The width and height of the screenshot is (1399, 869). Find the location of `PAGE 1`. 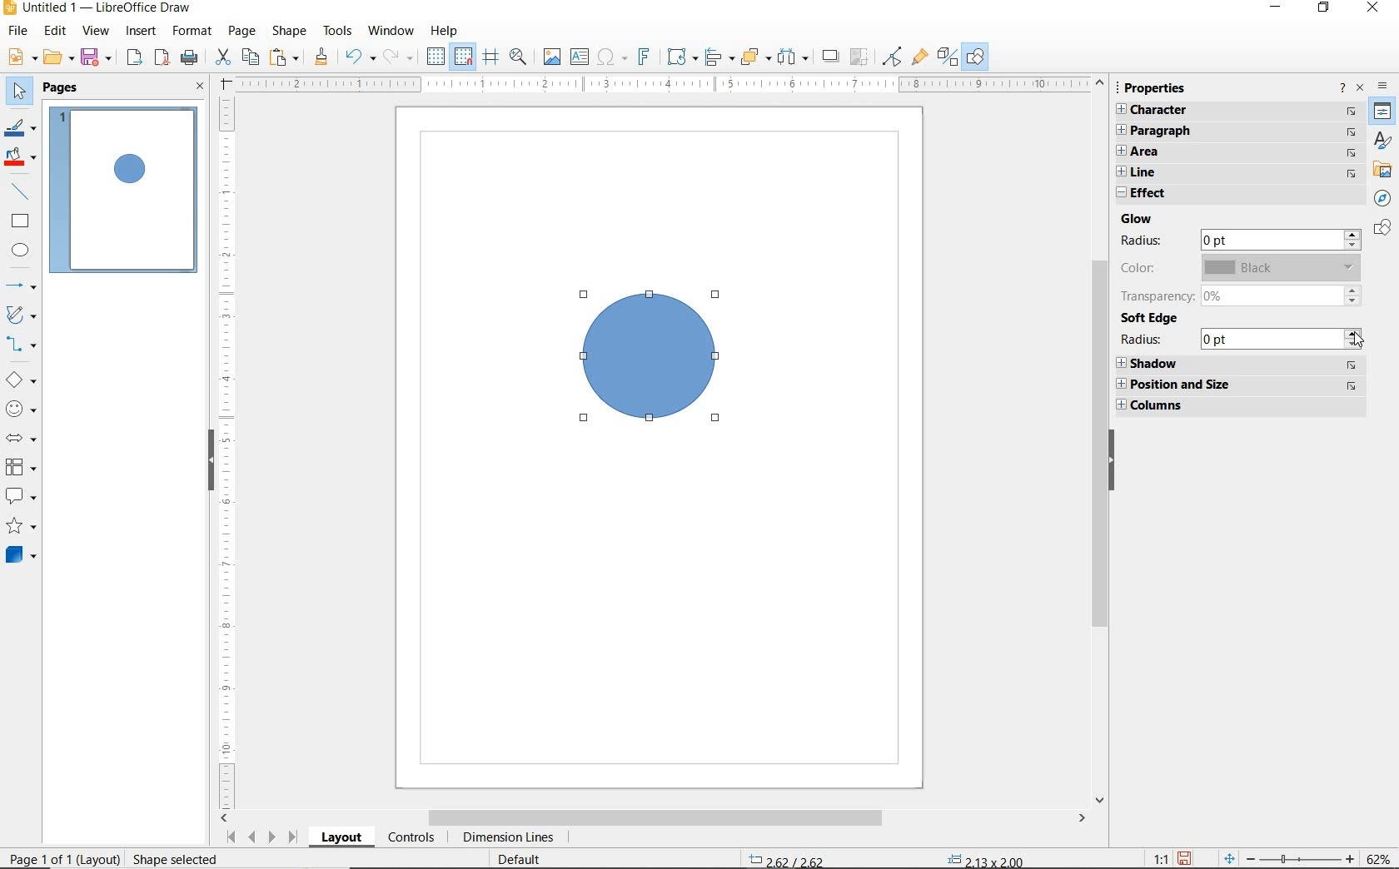

PAGE 1 is located at coordinates (127, 191).